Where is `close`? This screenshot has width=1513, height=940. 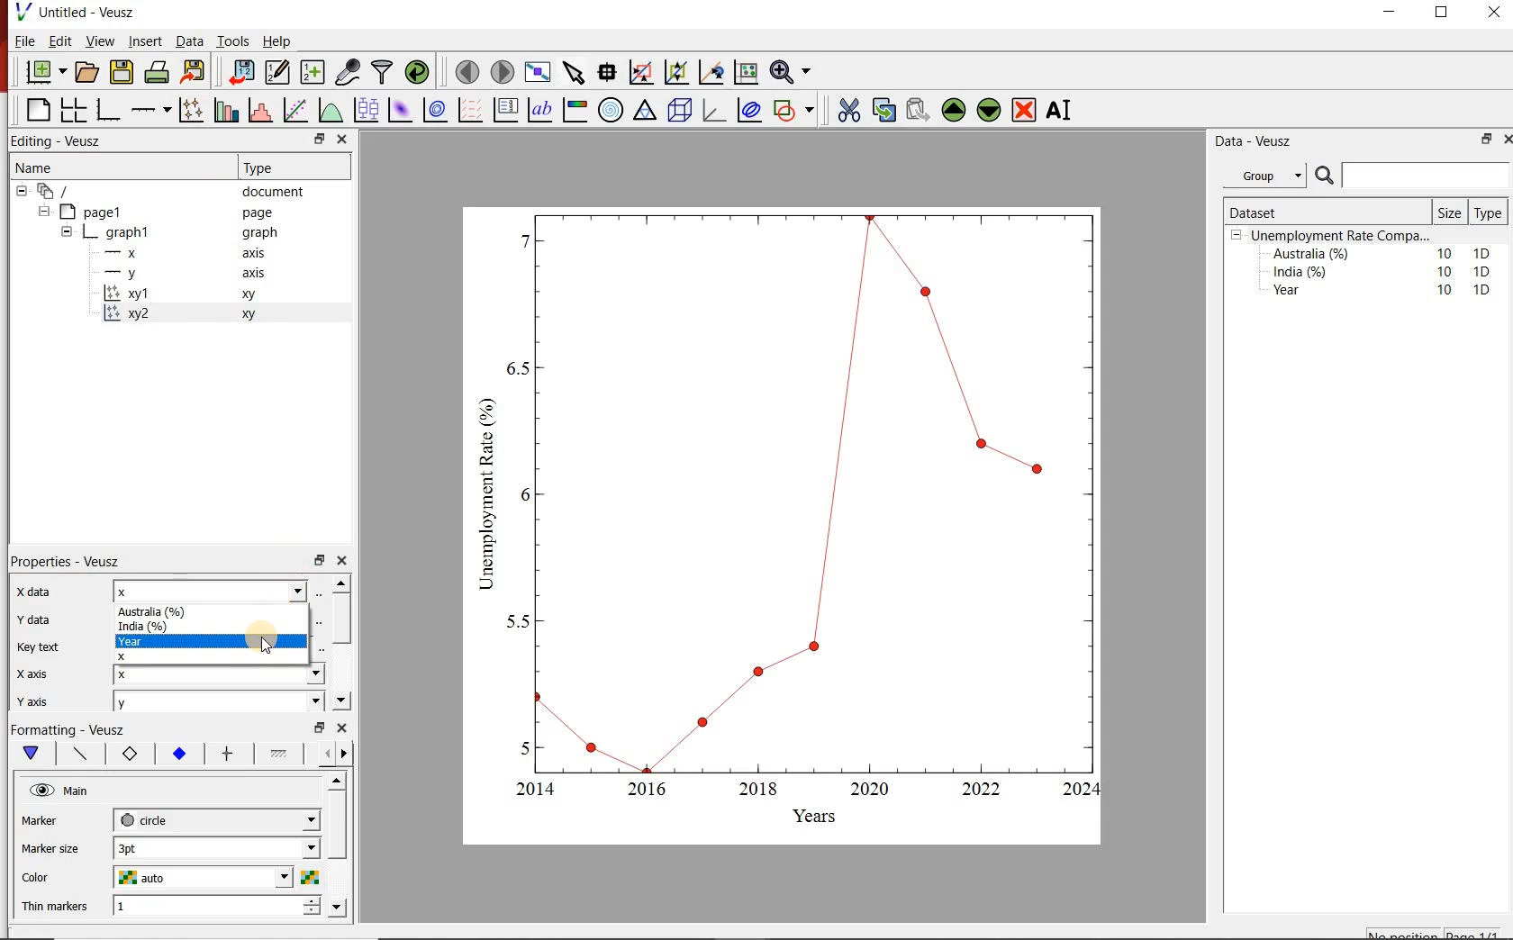
close is located at coordinates (343, 561).